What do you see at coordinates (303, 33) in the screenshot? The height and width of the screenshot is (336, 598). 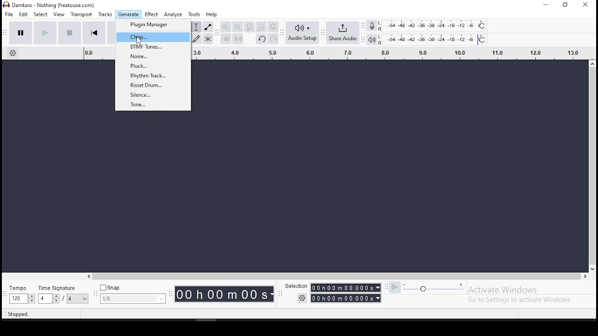 I see `audio setup` at bounding box center [303, 33].